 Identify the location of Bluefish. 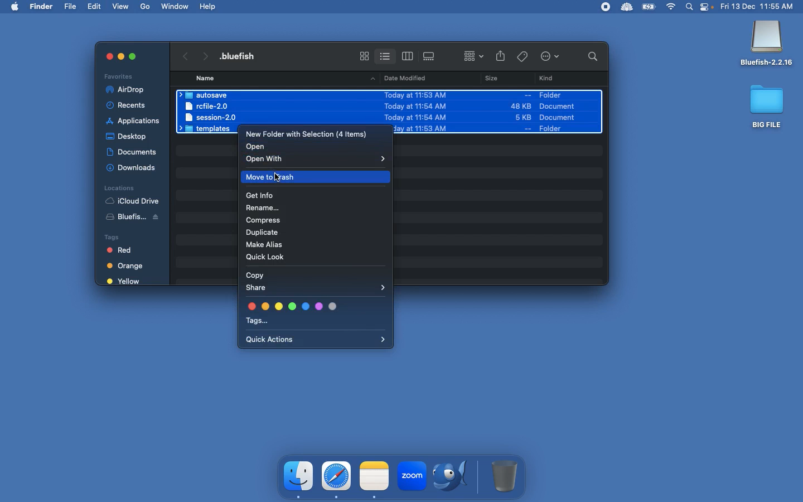
(454, 477).